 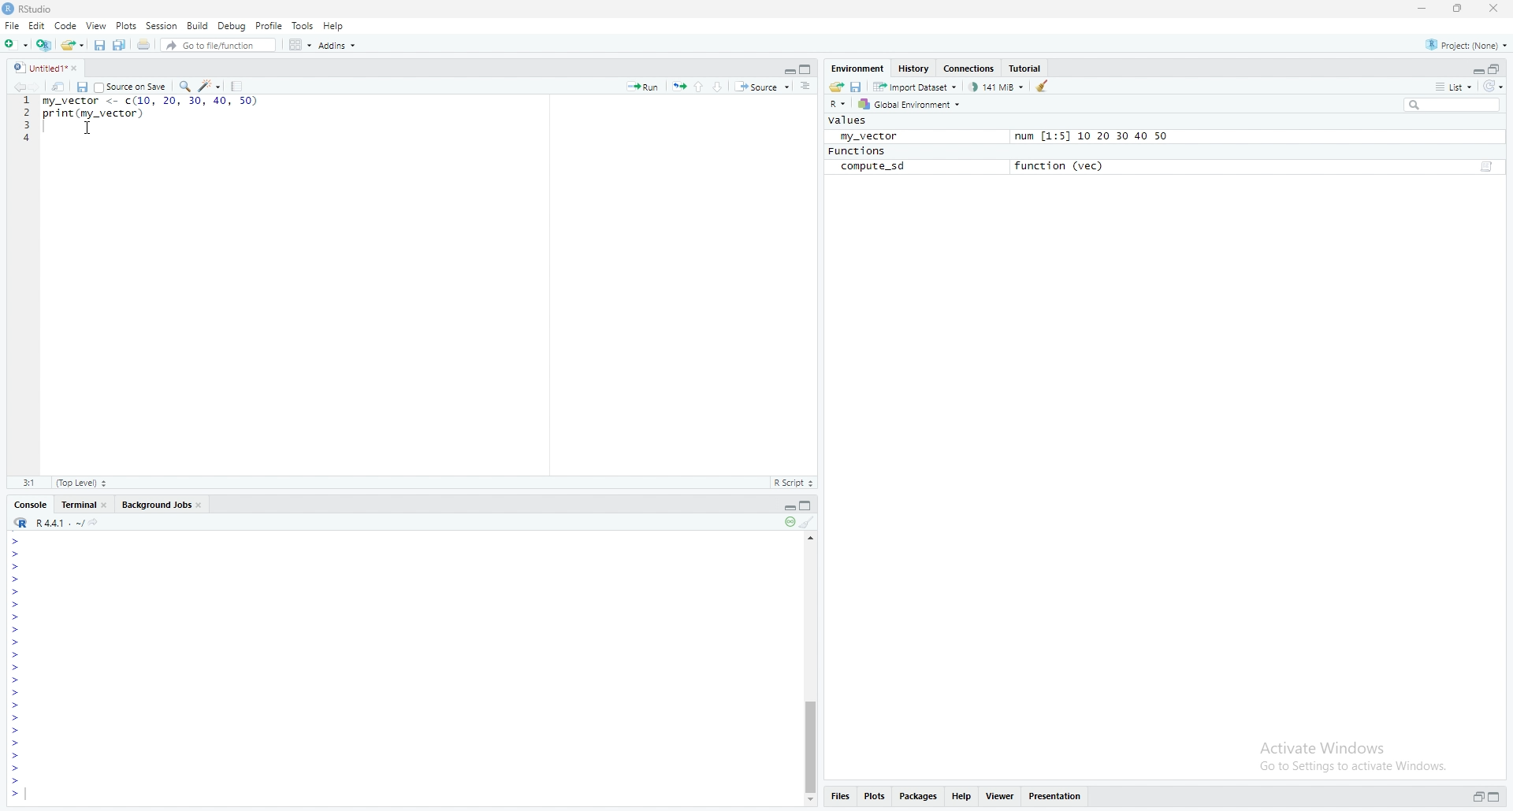 What do you see at coordinates (82, 87) in the screenshot?
I see `Save current document (Ctrl + S)` at bounding box center [82, 87].